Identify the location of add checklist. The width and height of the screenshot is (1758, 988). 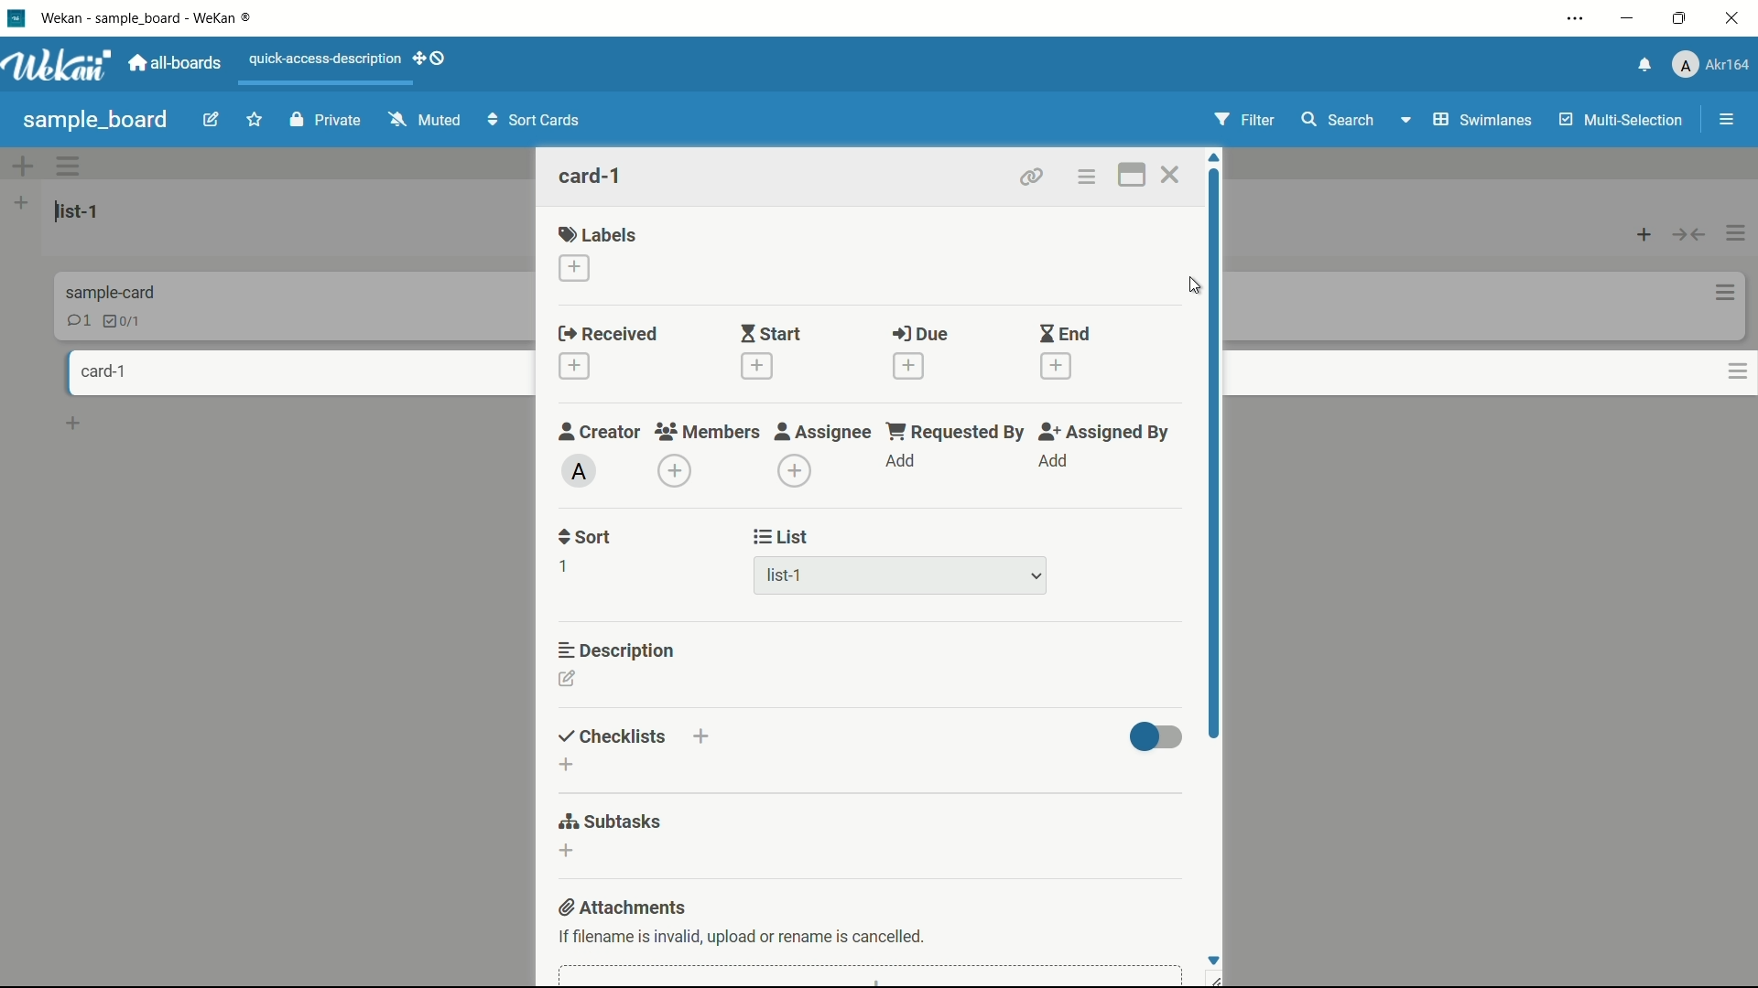
(700, 739).